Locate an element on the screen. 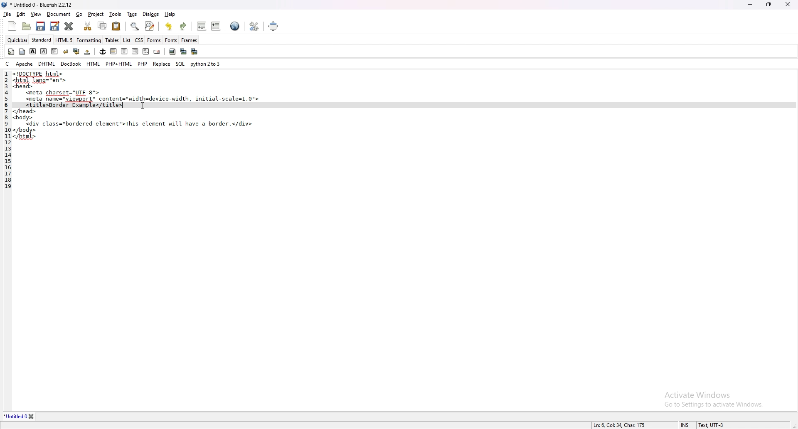  left justify is located at coordinates (114, 51).